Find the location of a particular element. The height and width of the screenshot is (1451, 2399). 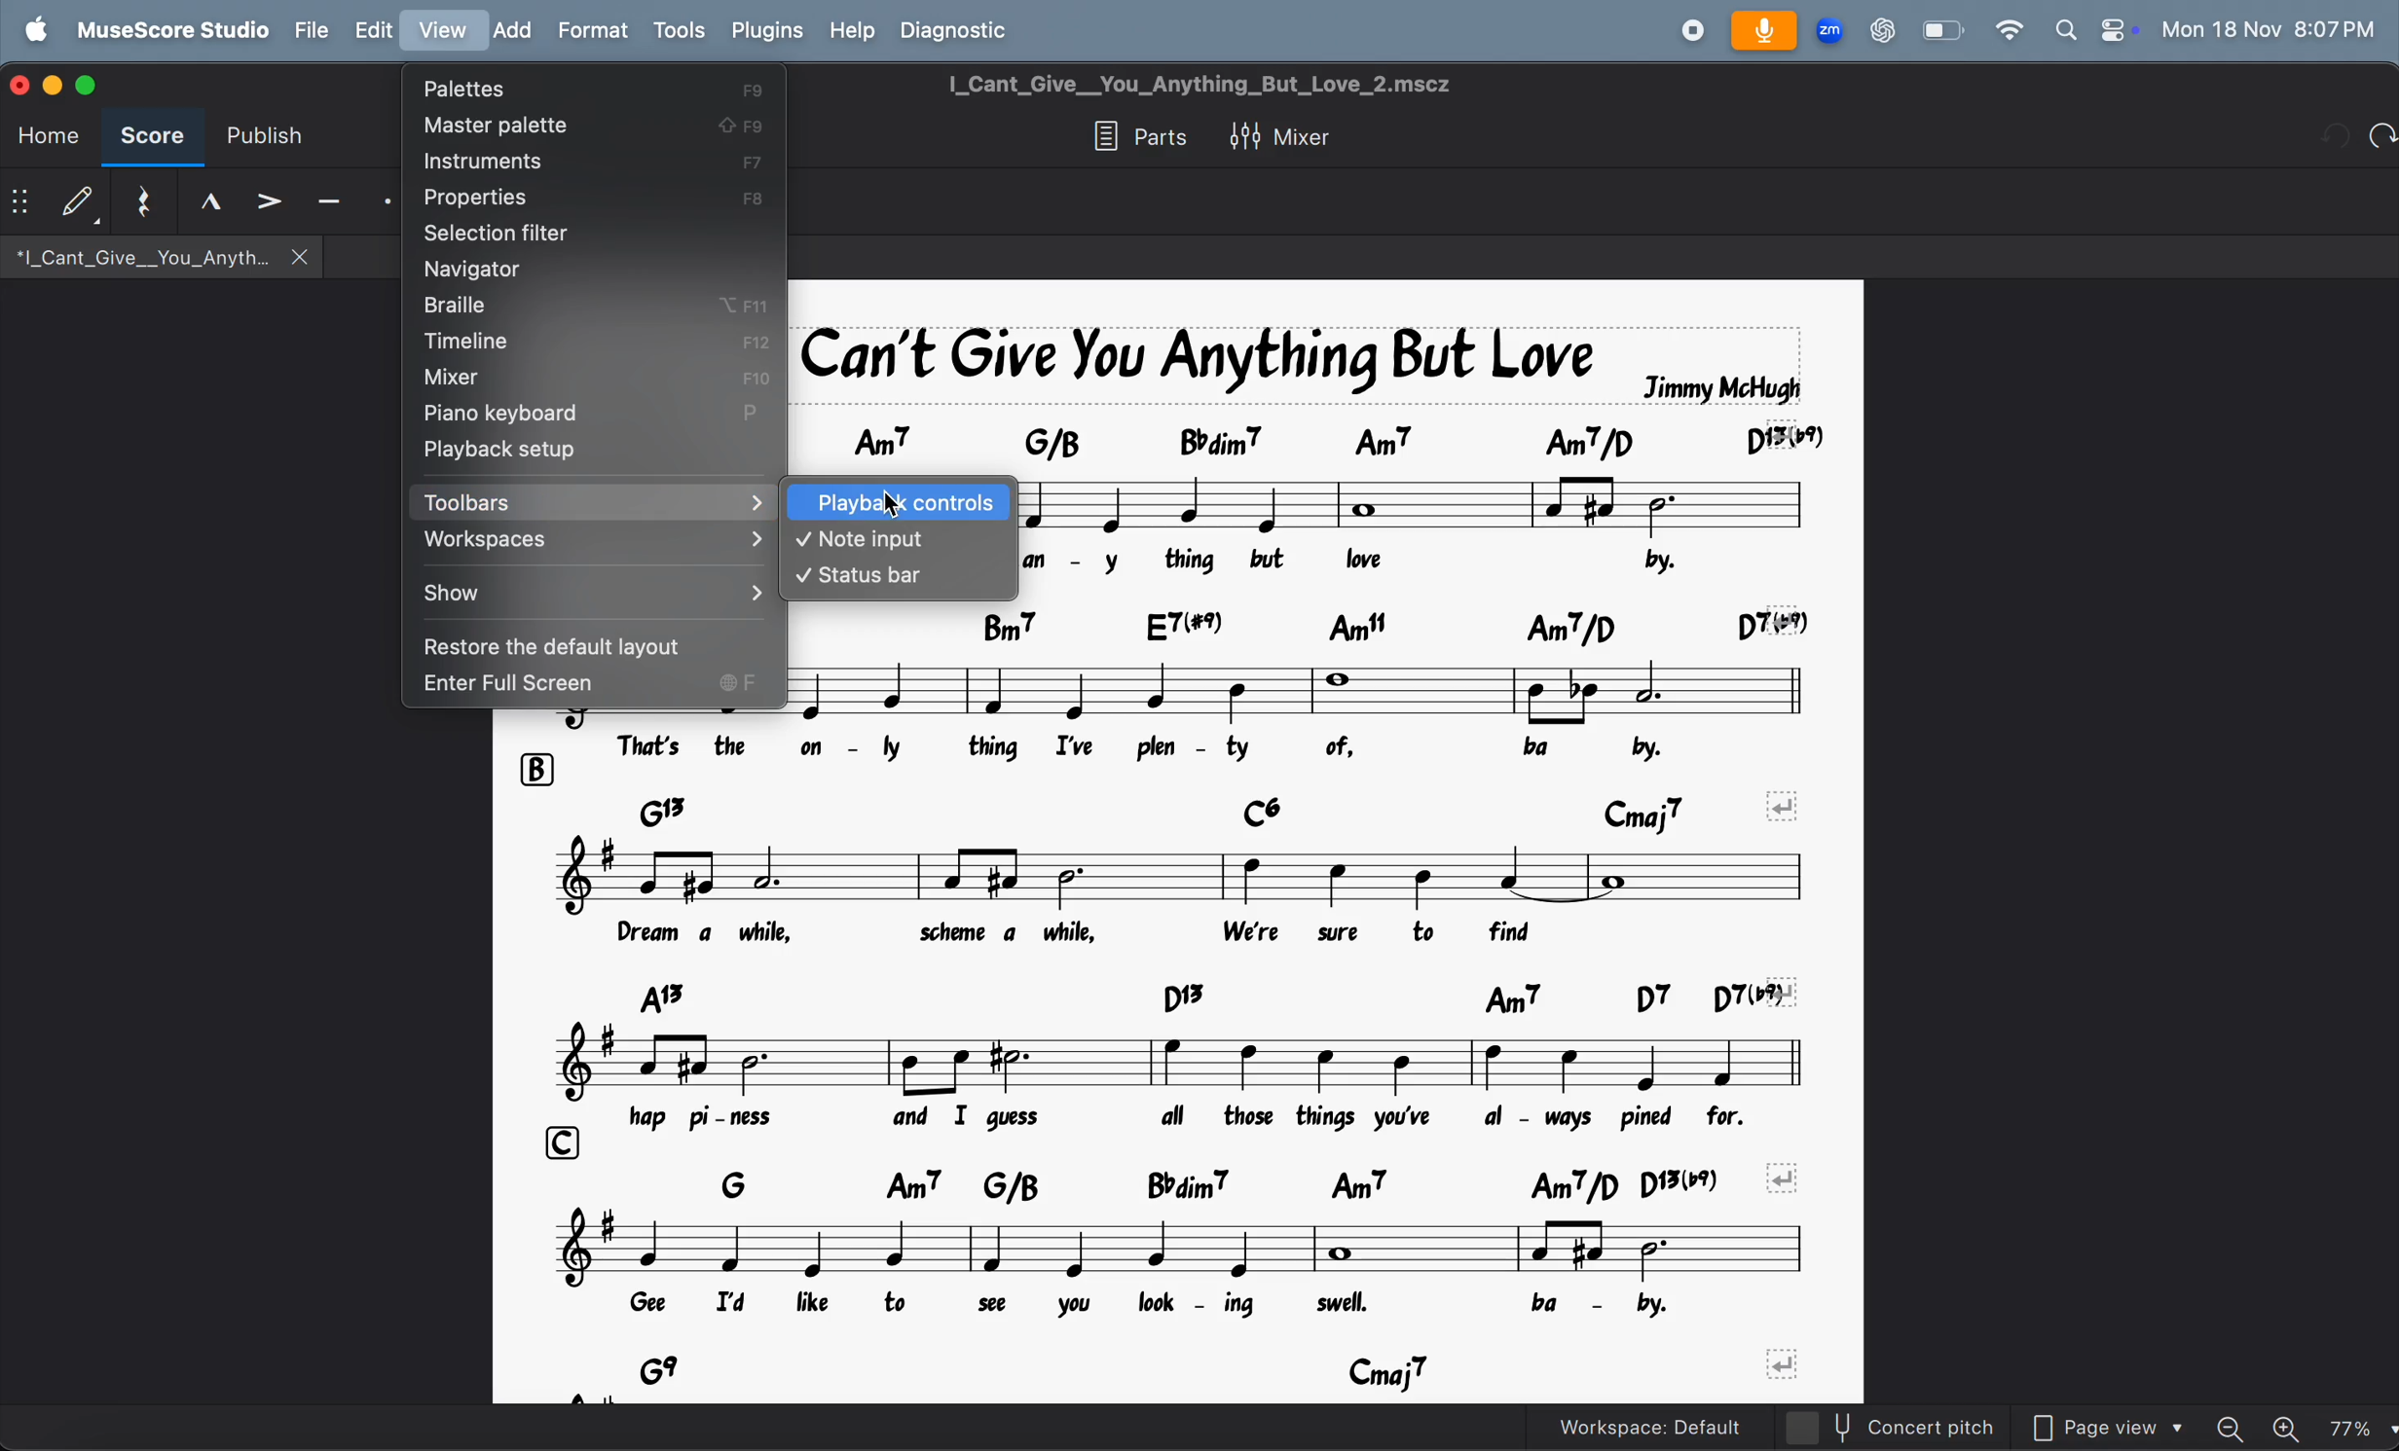

restore to default is located at coordinates (588, 645).